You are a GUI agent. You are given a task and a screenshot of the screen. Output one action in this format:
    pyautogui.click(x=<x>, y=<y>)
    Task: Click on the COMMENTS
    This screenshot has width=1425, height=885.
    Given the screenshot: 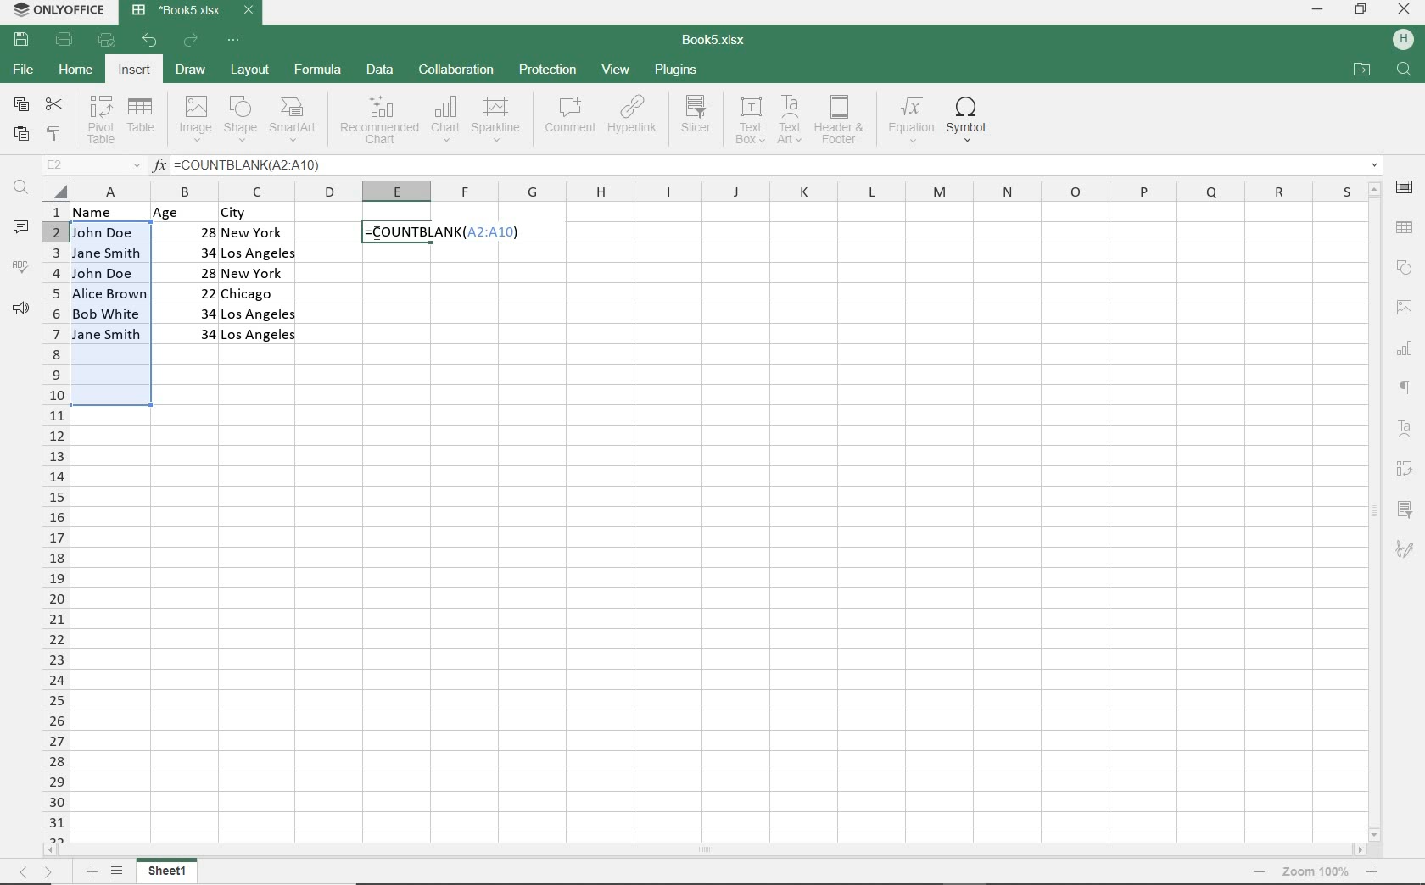 What is the action you would take?
    pyautogui.click(x=20, y=229)
    